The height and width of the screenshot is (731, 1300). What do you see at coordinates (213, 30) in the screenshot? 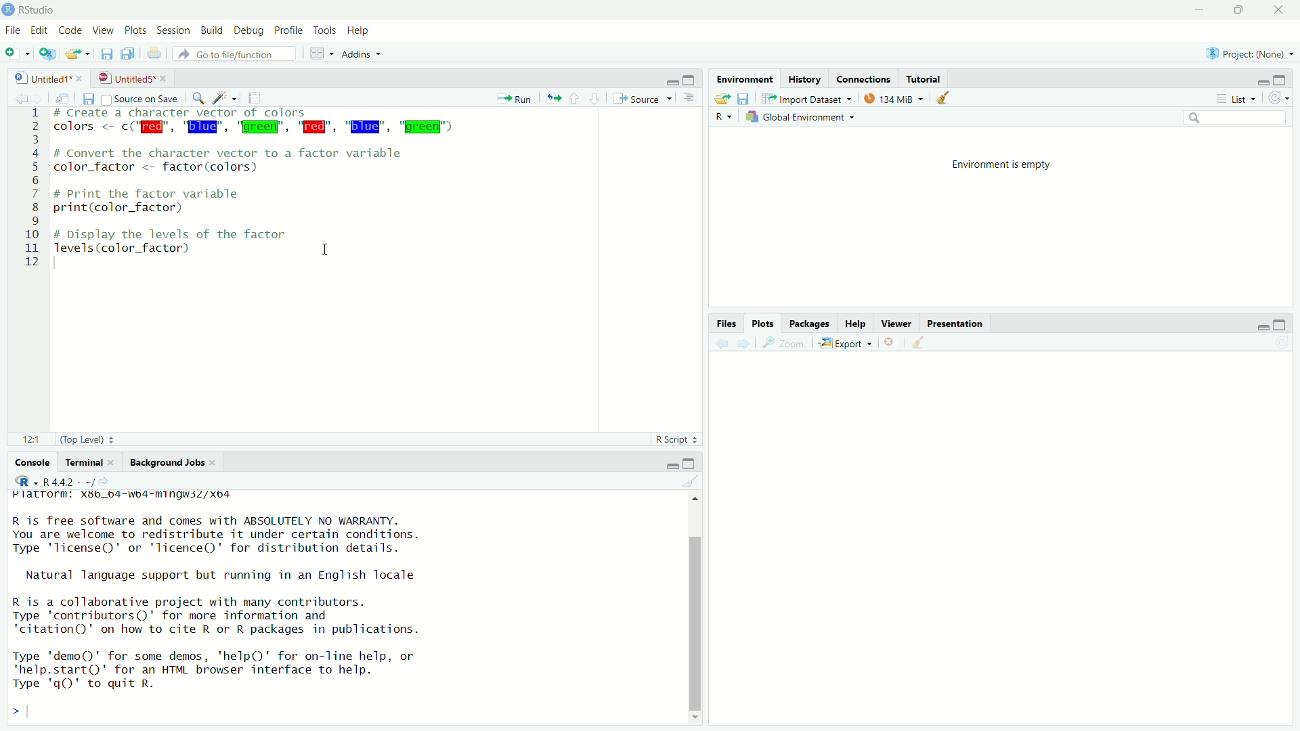
I see `build` at bounding box center [213, 30].